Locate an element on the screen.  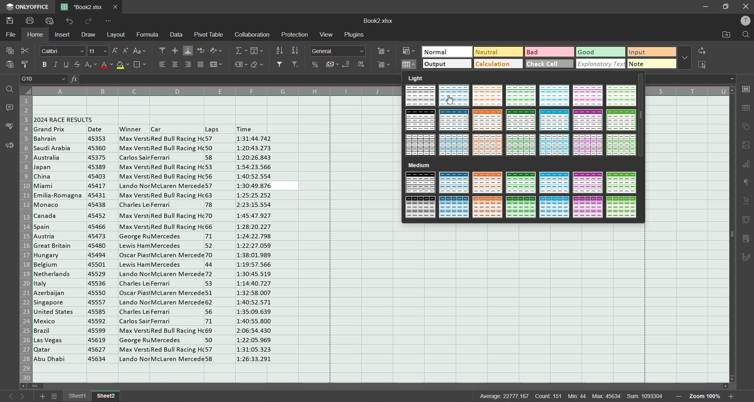
underline is located at coordinates (67, 65).